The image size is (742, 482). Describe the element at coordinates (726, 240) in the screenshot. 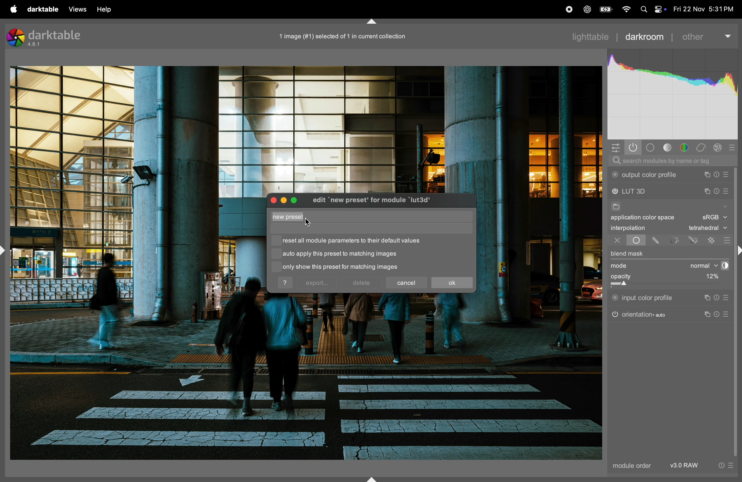

I see `presets` at that location.